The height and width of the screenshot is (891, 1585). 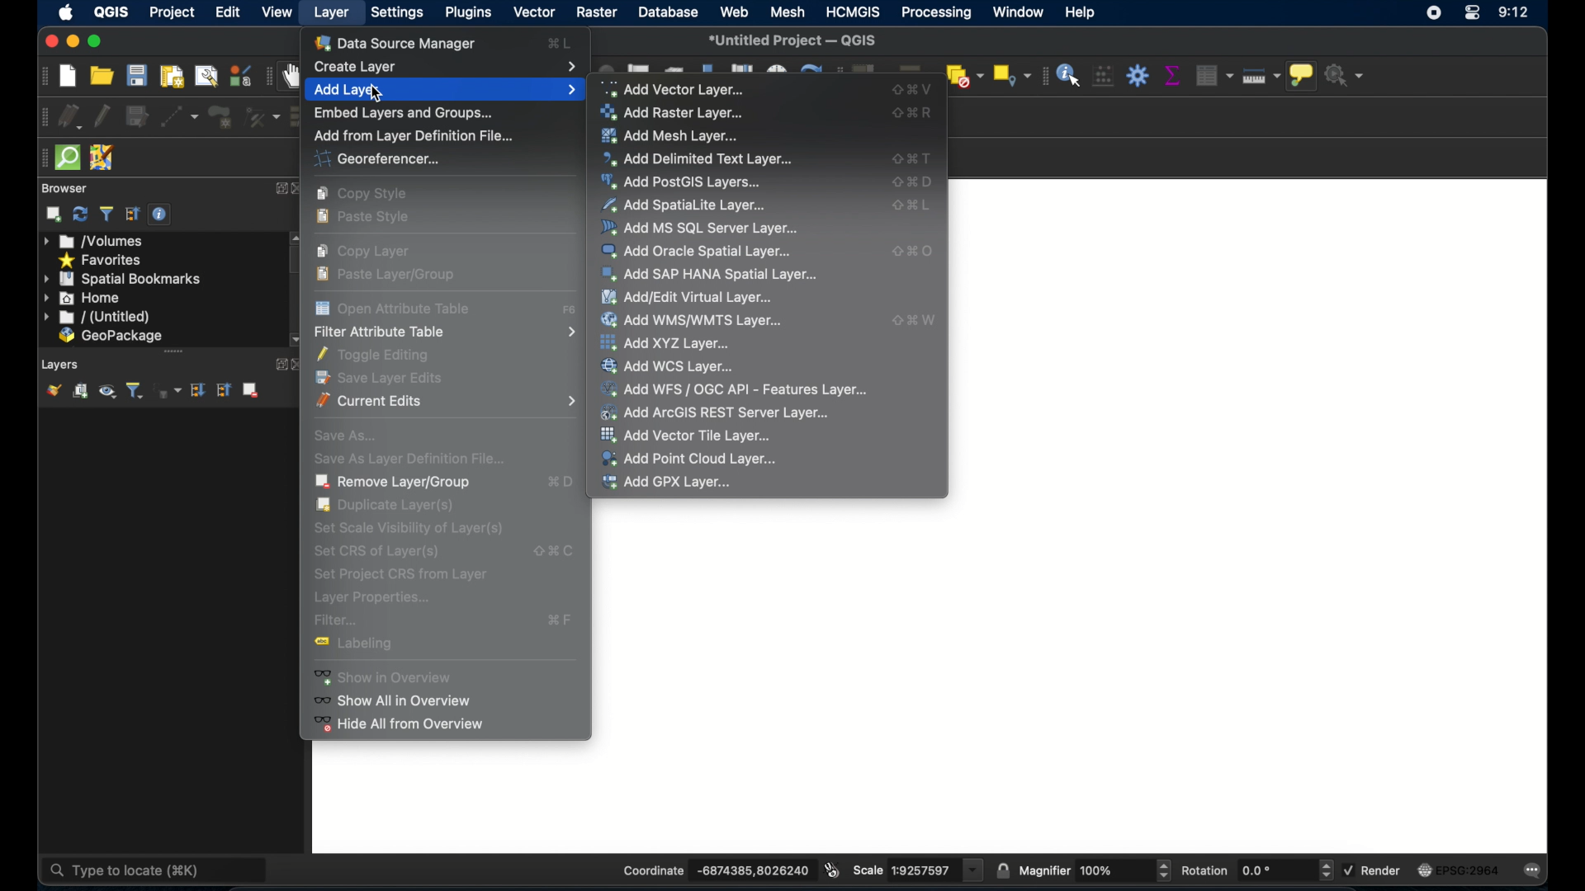 What do you see at coordinates (769, 226) in the screenshot?
I see `Add MS SQL Server Layer...` at bounding box center [769, 226].